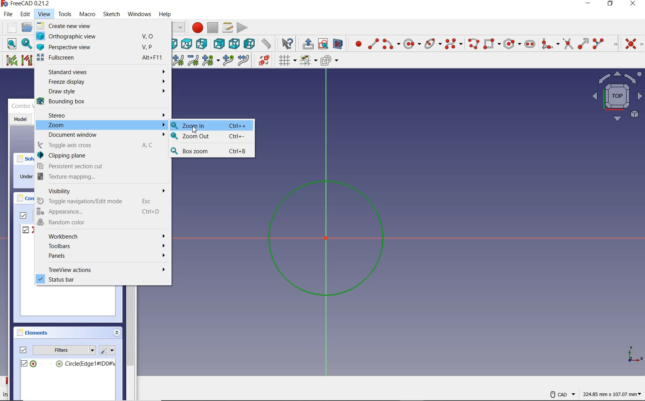 This screenshot has width=645, height=401. I want to click on view sketch, so click(322, 43).